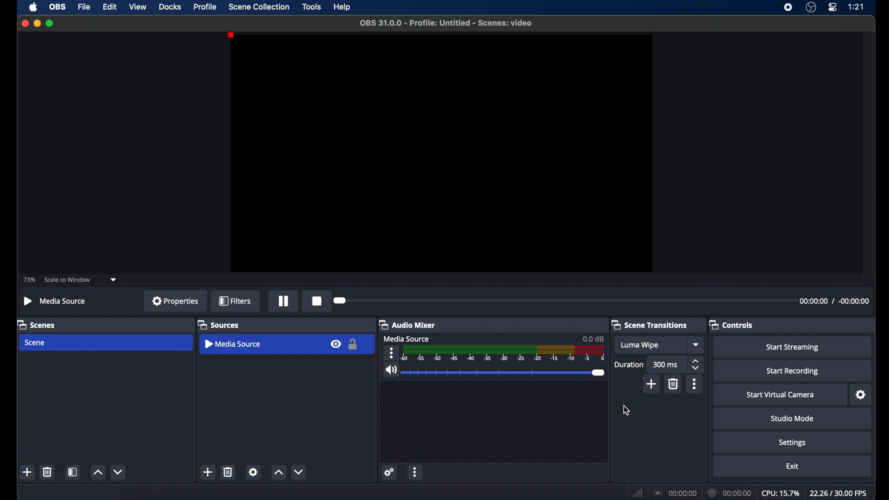  What do you see at coordinates (207, 472) in the screenshot?
I see `add` at bounding box center [207, 472].